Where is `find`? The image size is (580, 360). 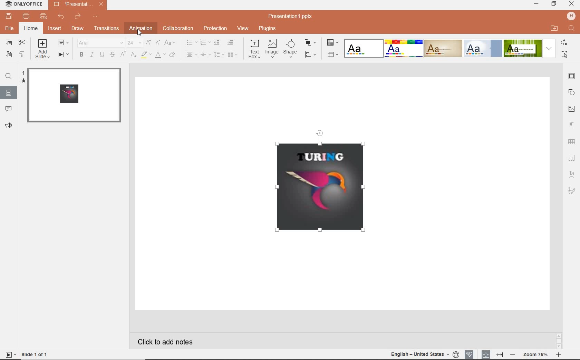 find is located at coordinates (9, 76).